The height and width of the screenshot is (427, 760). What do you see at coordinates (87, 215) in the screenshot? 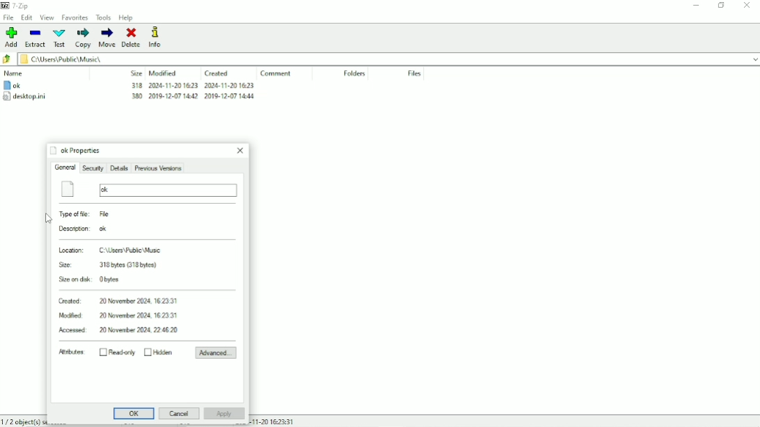
I see `Type of file` at bounding box center [87, 215].